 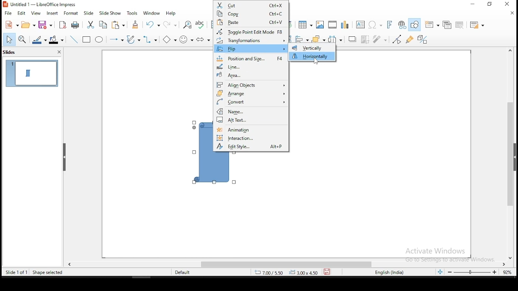 I want to click on animation, so click(x=251, y=129).